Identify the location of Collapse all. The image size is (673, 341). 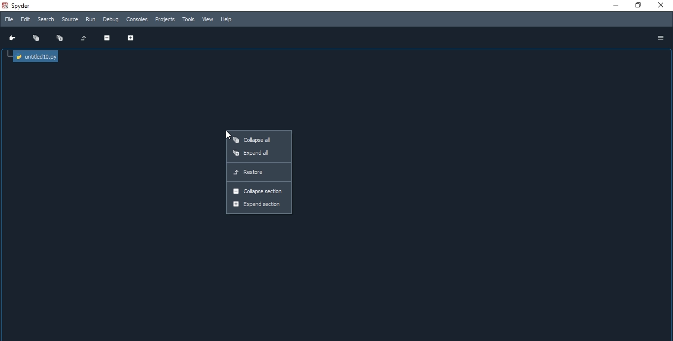
(34, 38).